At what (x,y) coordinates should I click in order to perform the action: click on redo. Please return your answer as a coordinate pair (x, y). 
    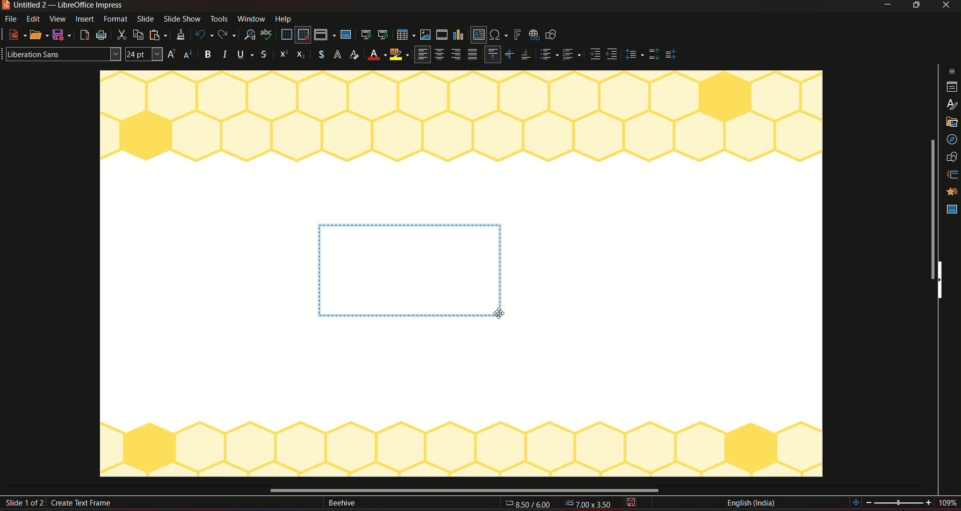
    Looking at the image, I should click on (229, 34).